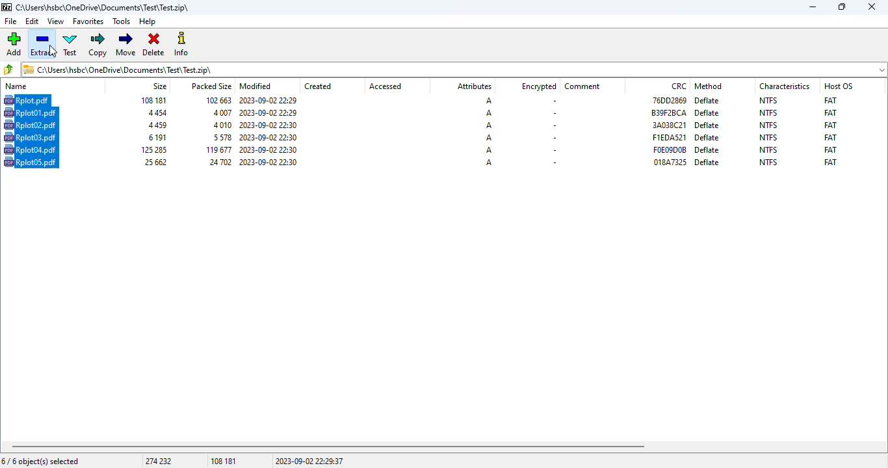 The height and width of the screenshot is (468, 888). What do you see at coordinates (553, 101) in the screenshot?
I see `-` at bounding box center [553, 101].